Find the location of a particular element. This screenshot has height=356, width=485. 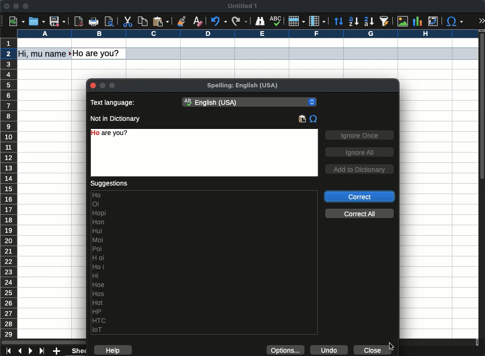

cut is located at coordinates (127, 22).